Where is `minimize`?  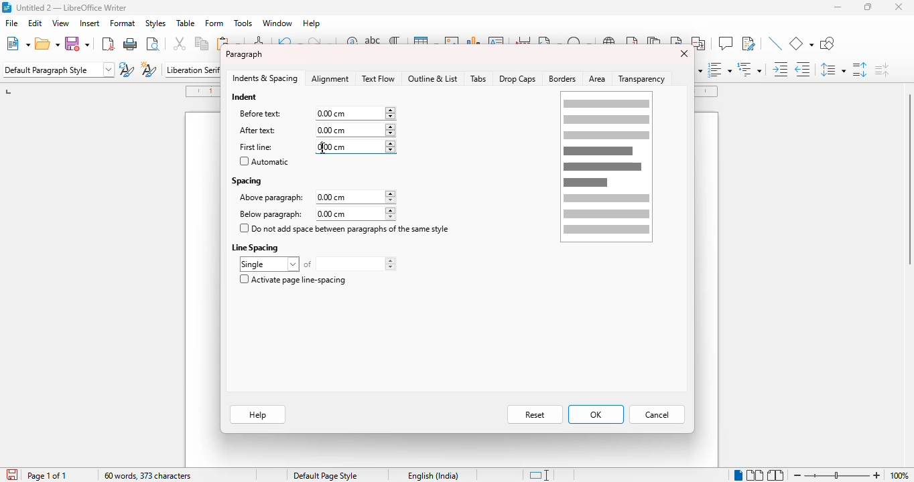 minimize is located at coordinates (838, 7).